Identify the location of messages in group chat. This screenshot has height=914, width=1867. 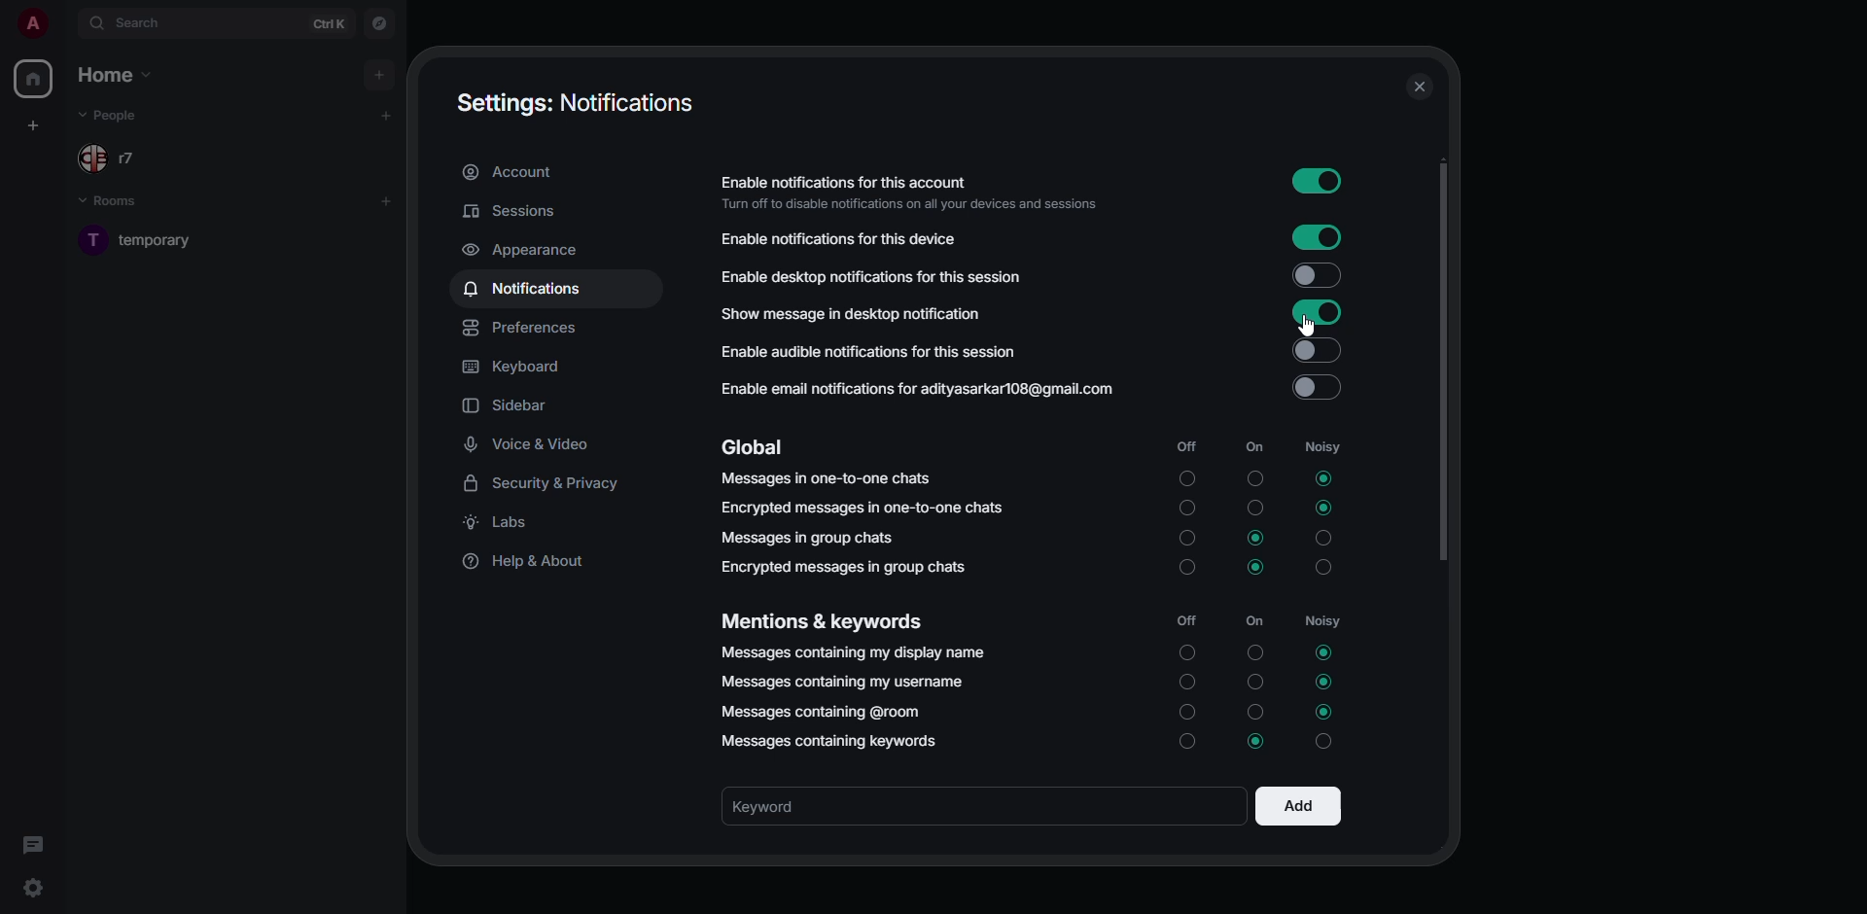
(811, 537).